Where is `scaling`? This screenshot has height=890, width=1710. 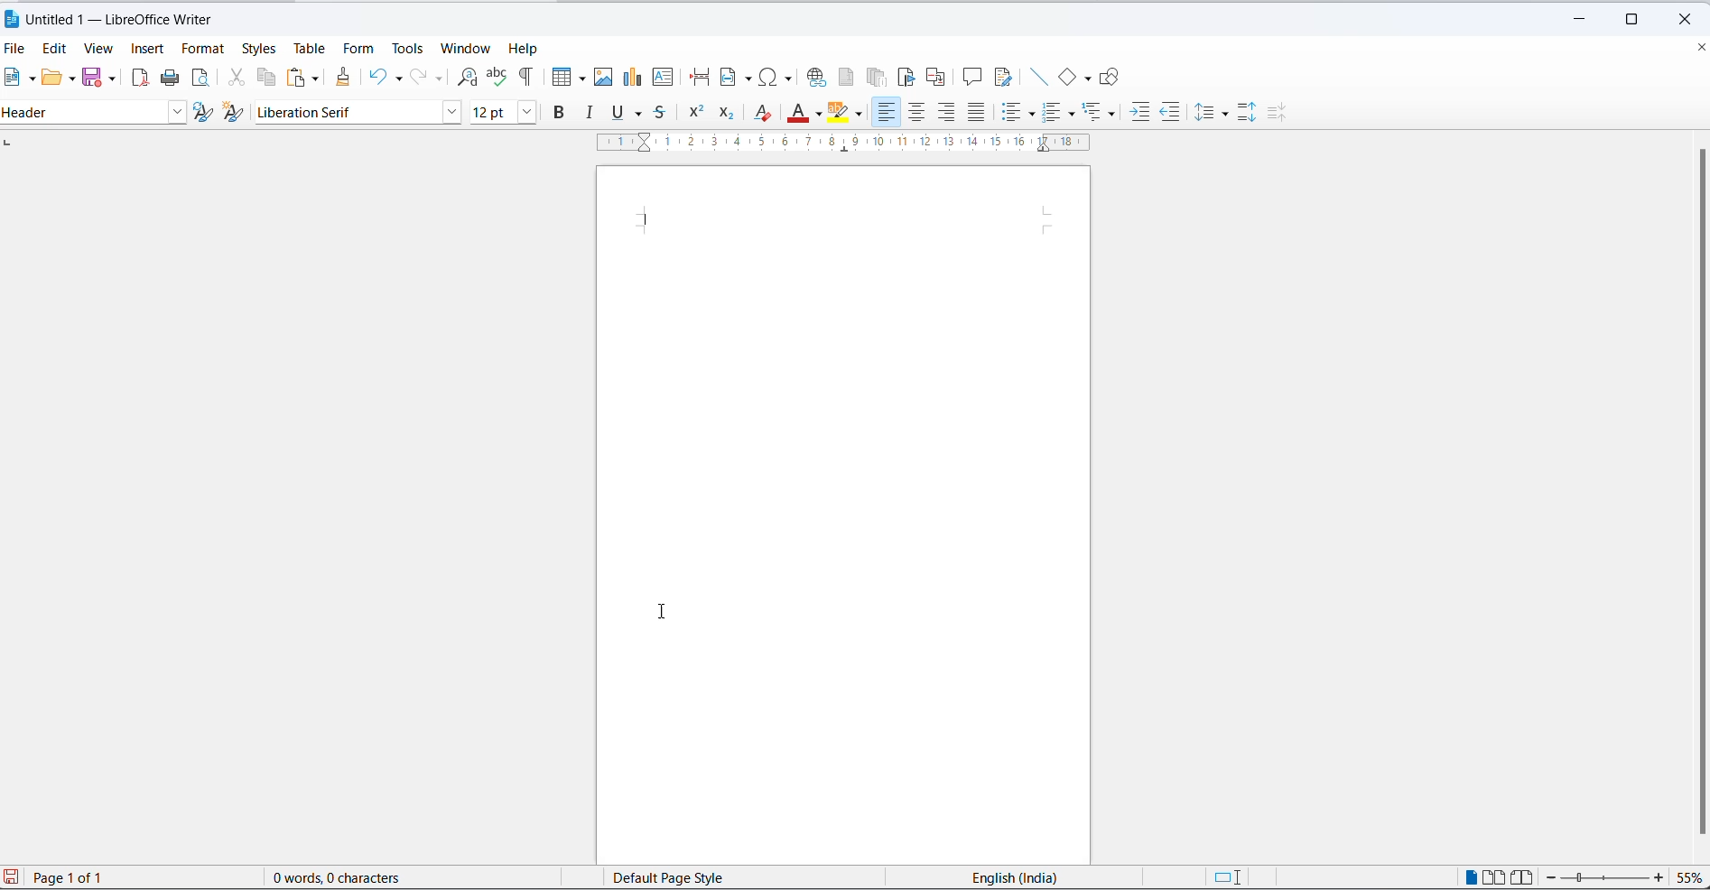
scaling is located at coordinates (859, 147).